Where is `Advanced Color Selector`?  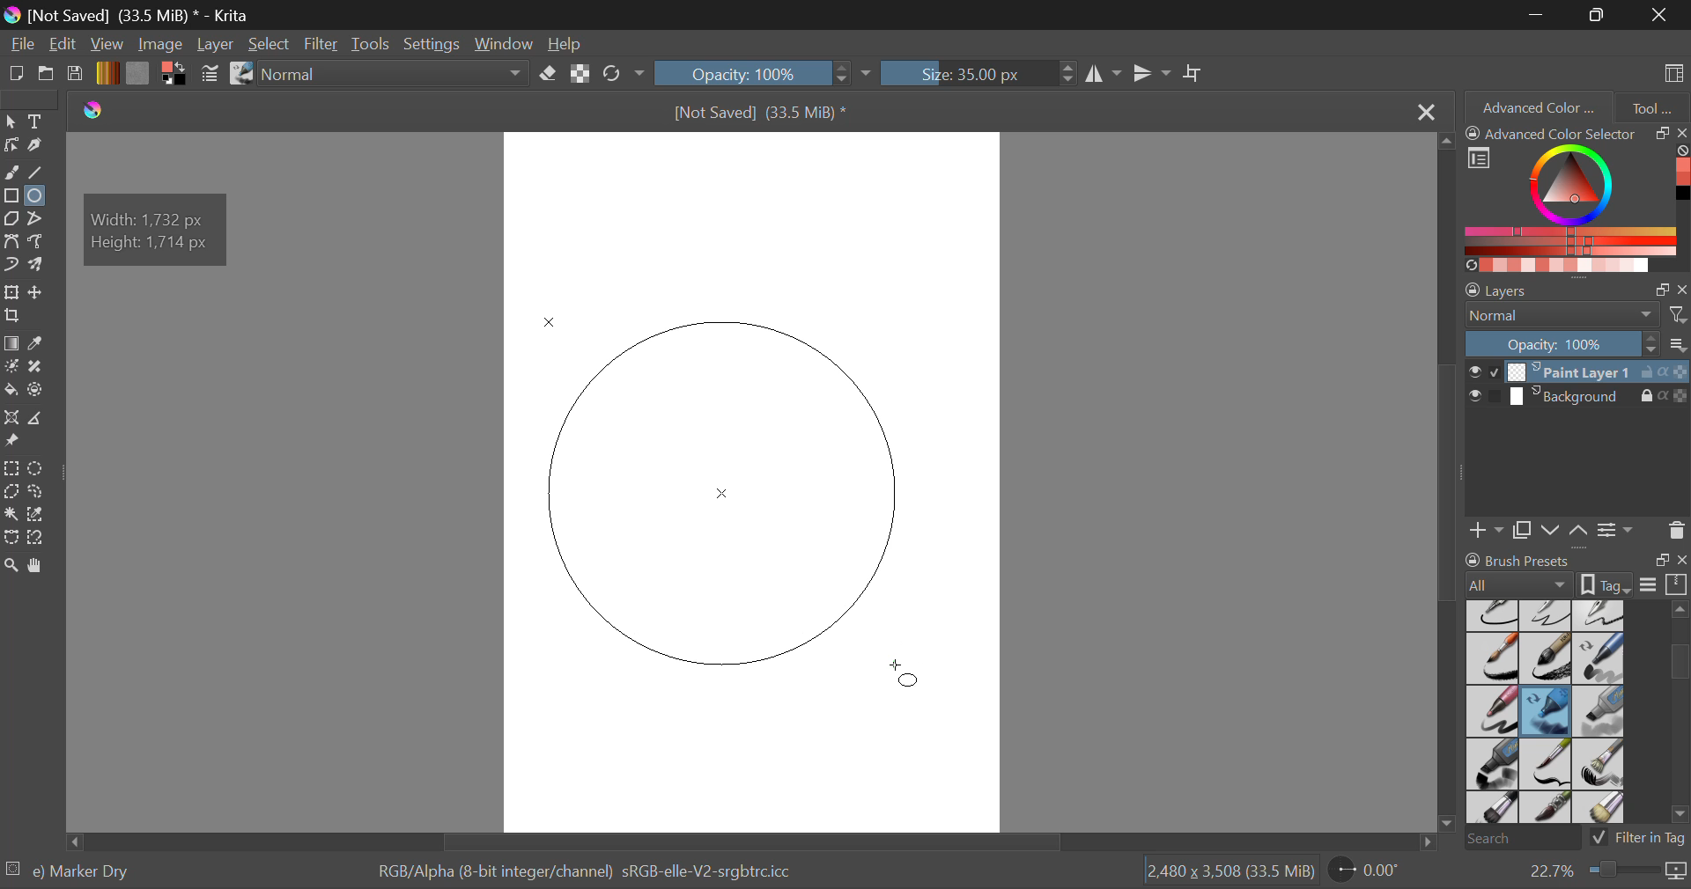 Advanced Color Selector is located at coordinates (1577, 198).